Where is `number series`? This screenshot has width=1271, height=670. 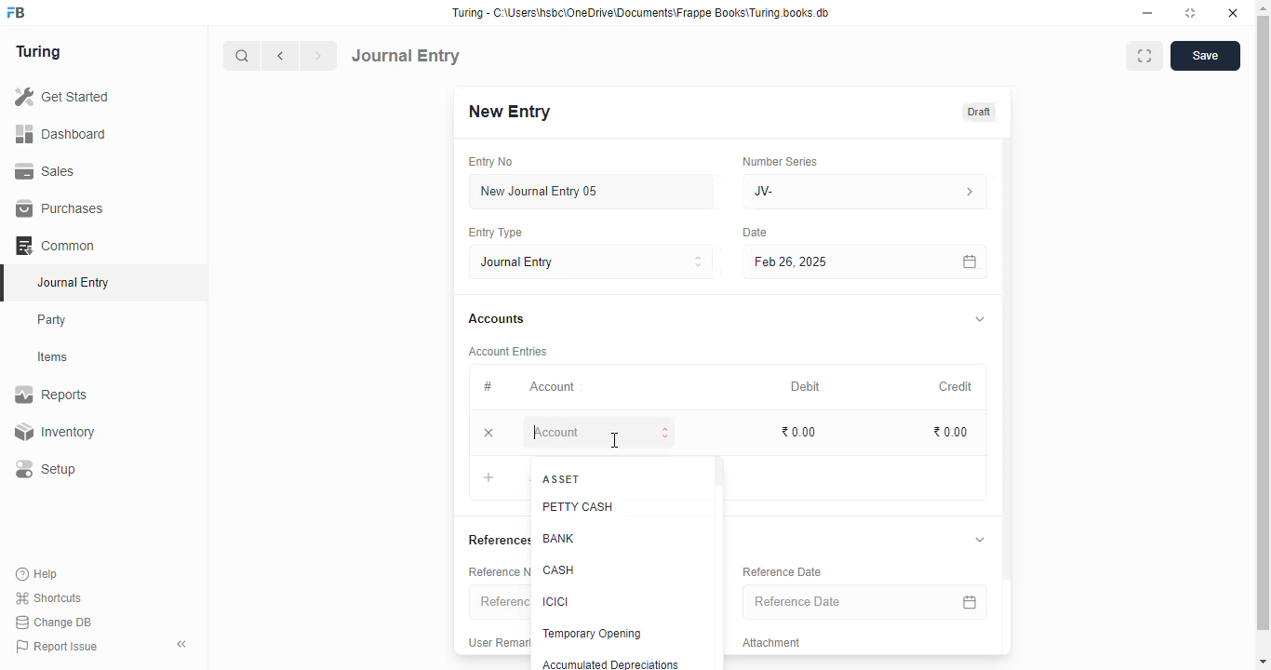
number series is located at coordinates (781, 161).